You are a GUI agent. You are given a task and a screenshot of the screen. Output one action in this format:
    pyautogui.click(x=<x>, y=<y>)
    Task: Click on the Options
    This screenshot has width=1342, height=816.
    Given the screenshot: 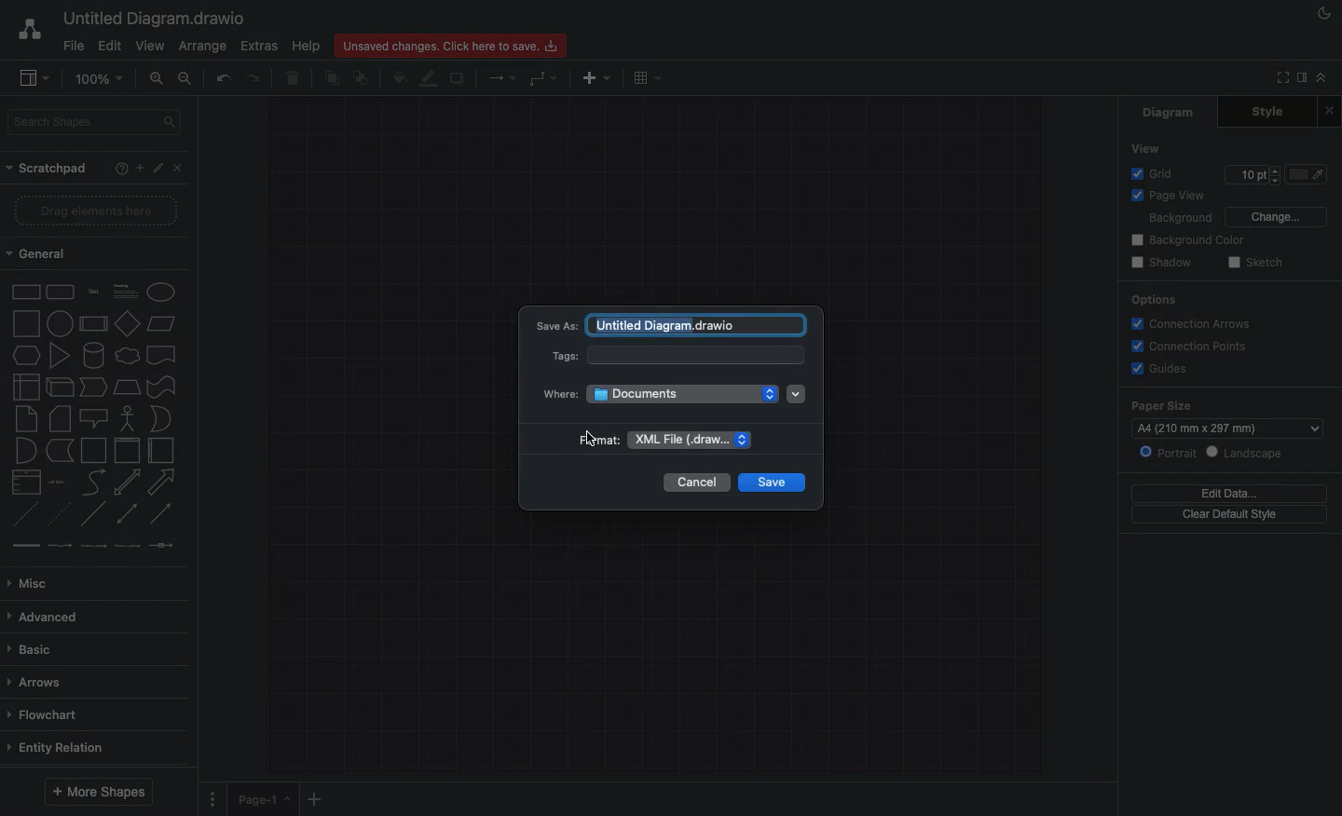 What is the action you would take?
    pyautogui.click(x=213, y=799)
    